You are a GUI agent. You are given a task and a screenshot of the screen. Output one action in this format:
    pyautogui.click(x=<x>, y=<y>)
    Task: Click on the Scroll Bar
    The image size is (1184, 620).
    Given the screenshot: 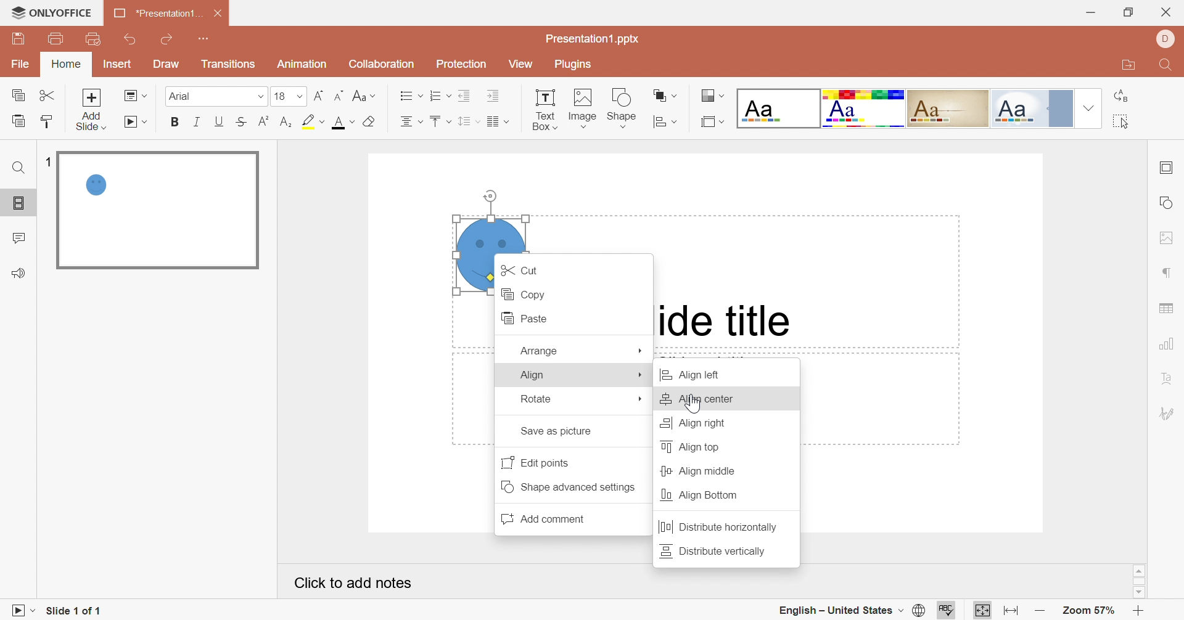 What is the action you would take?
    pyautogui.click(x=1138, y=581)
    